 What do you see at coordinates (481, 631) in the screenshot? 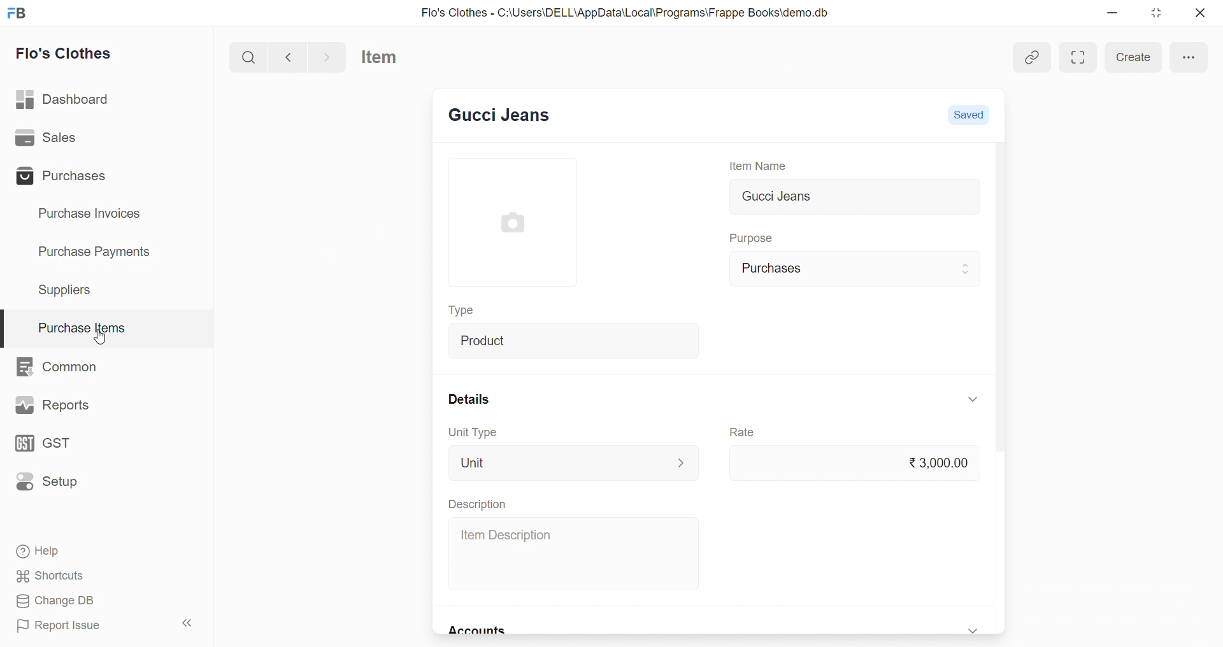
I see `Accounts` at bounding box center [481, 631].